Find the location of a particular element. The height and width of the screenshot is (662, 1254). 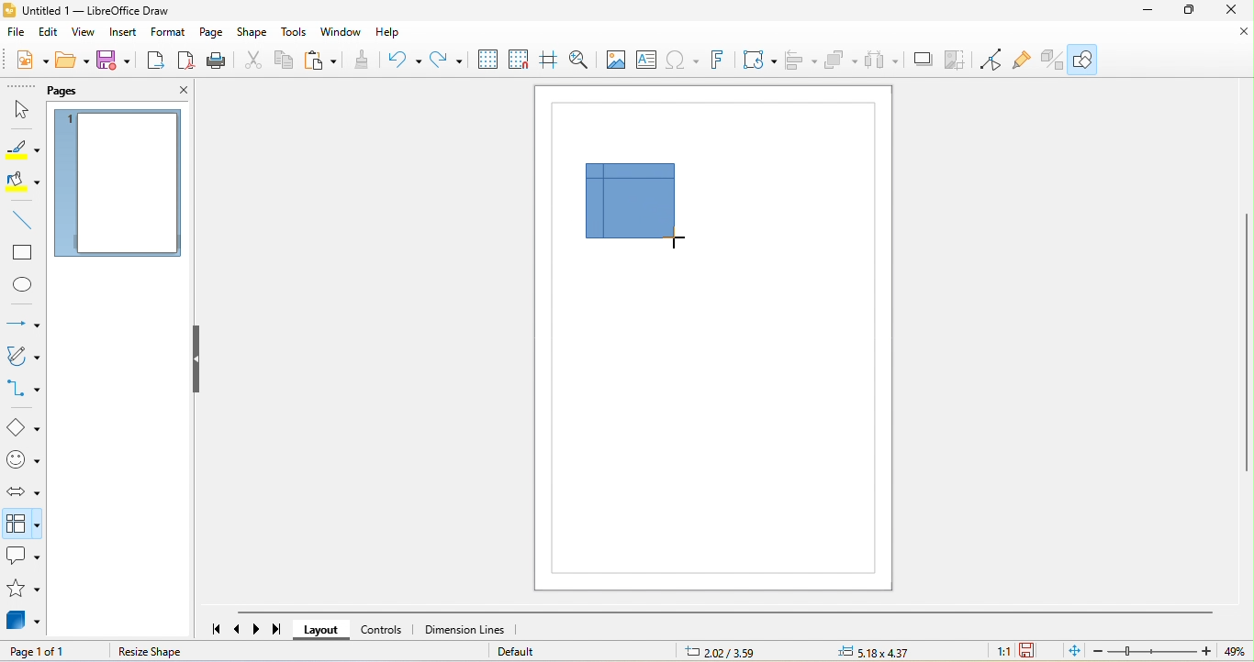

paste is located at coordinates (323, 62).